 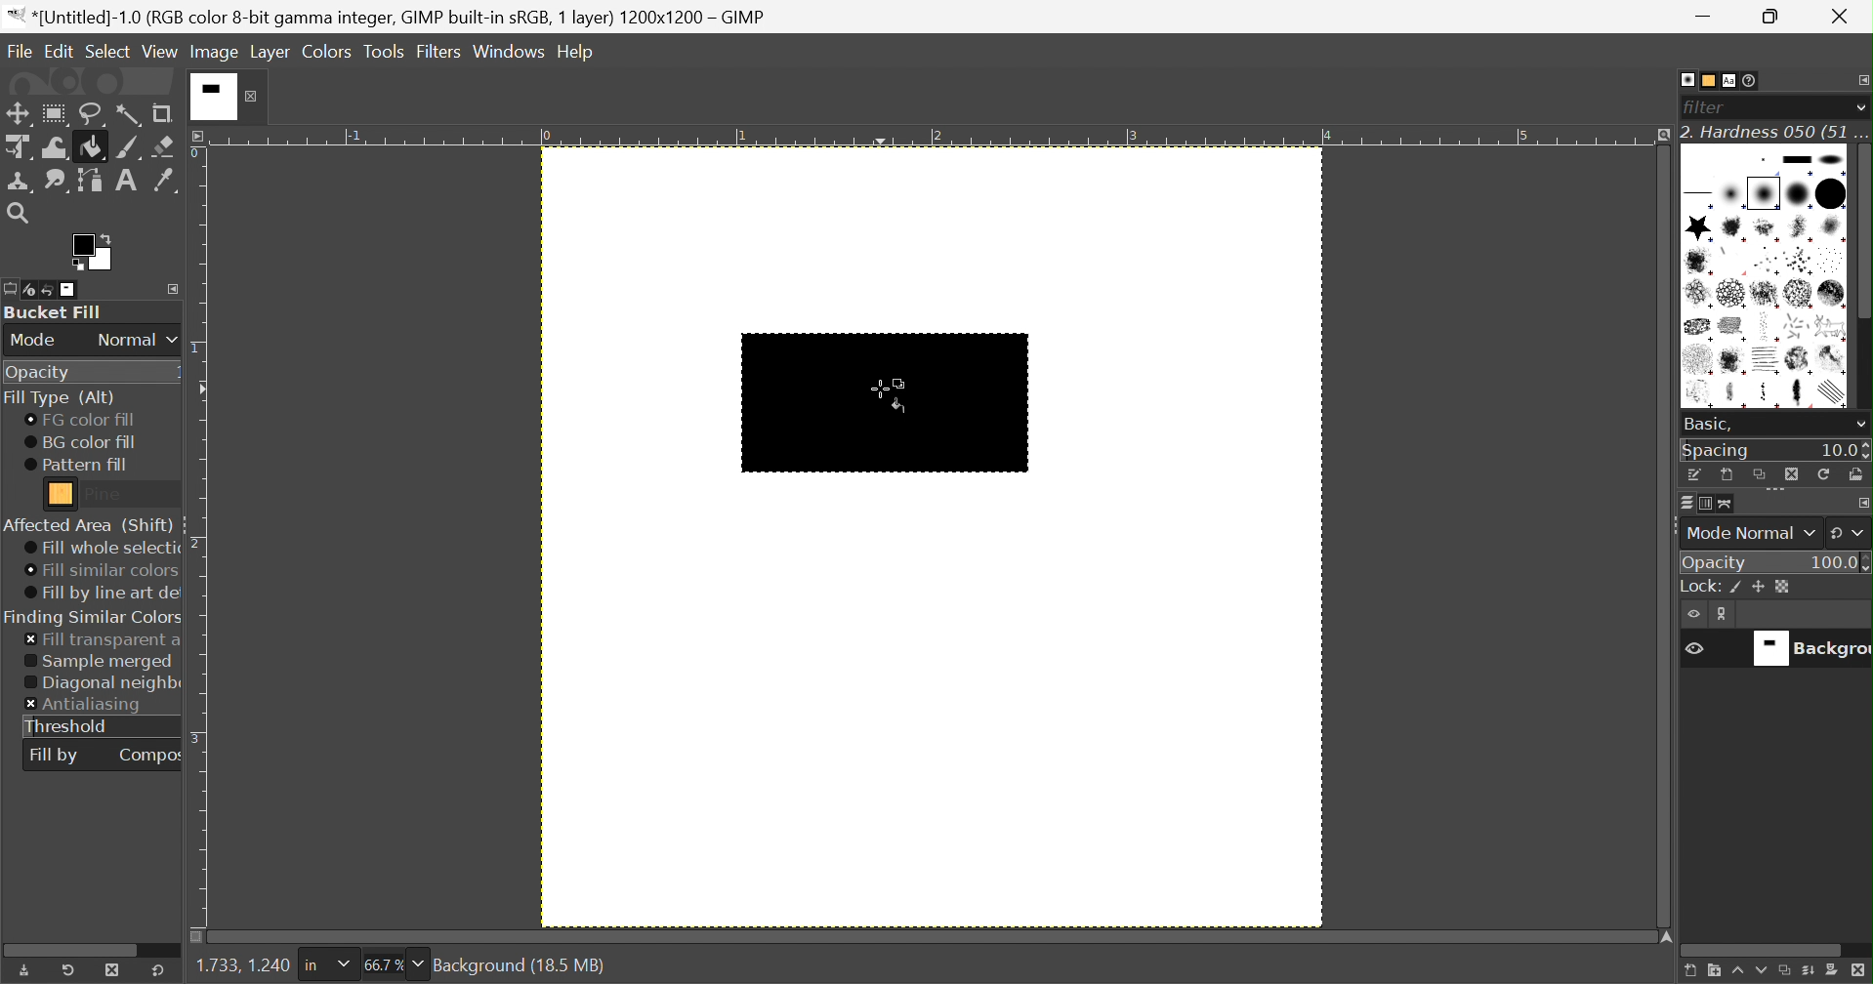 What do you see at coordinates (1782, 587) in the screenshot?
I see `Lock alpha channel` at bounding box center [1782, 587].